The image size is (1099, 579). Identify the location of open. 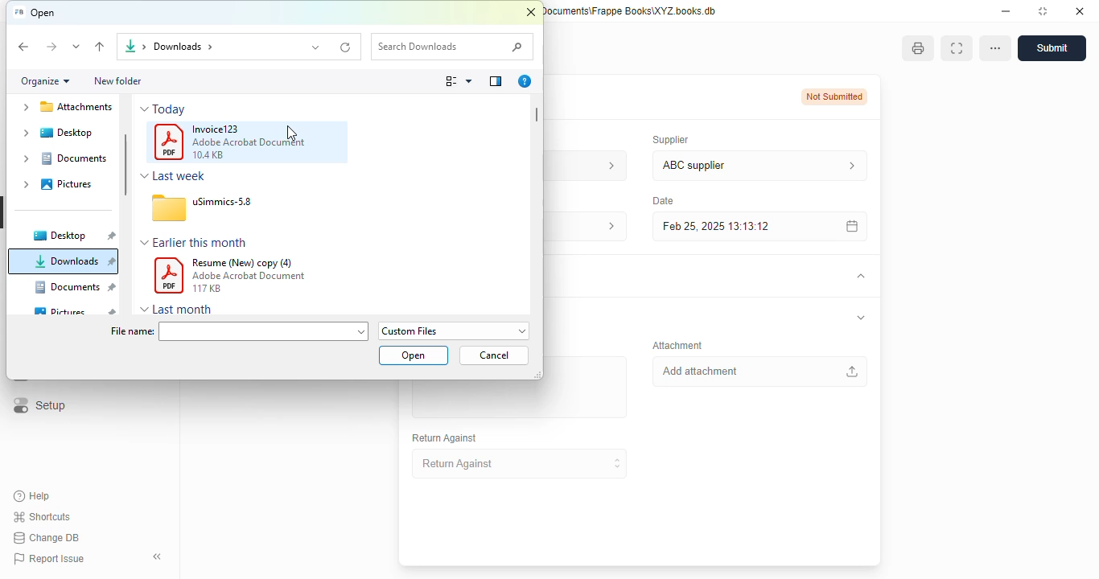
(414, 355).